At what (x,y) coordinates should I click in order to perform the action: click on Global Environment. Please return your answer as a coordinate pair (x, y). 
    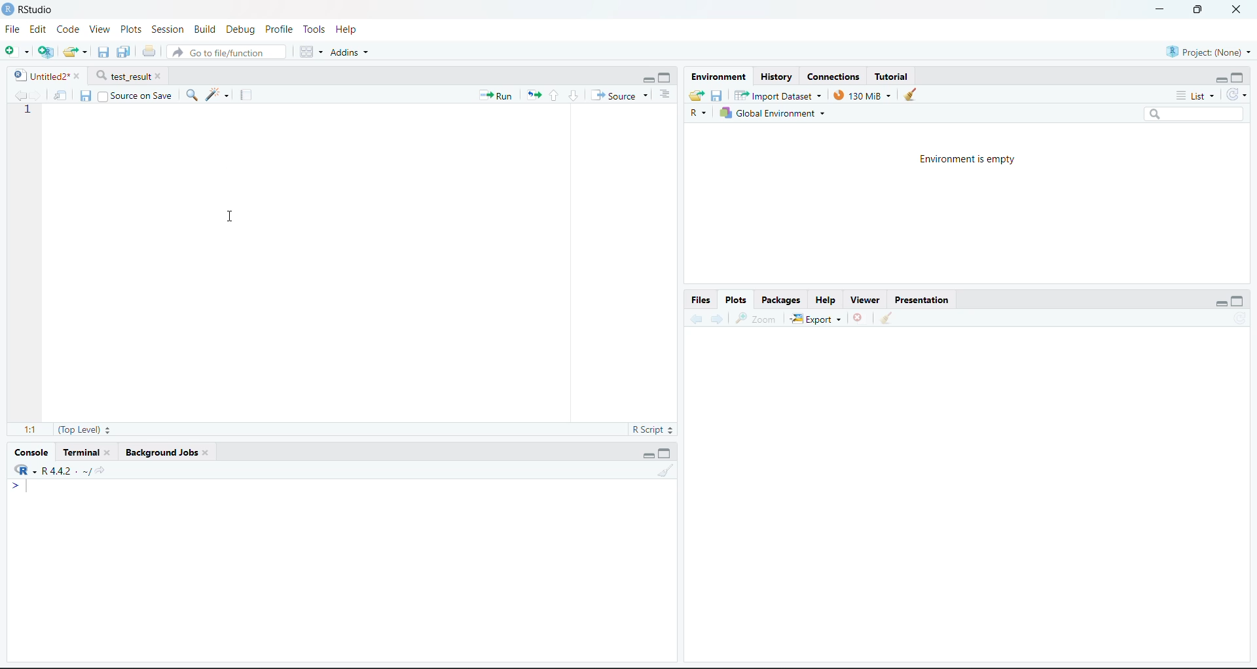
    Looking at the image, I should click on (773, 113).